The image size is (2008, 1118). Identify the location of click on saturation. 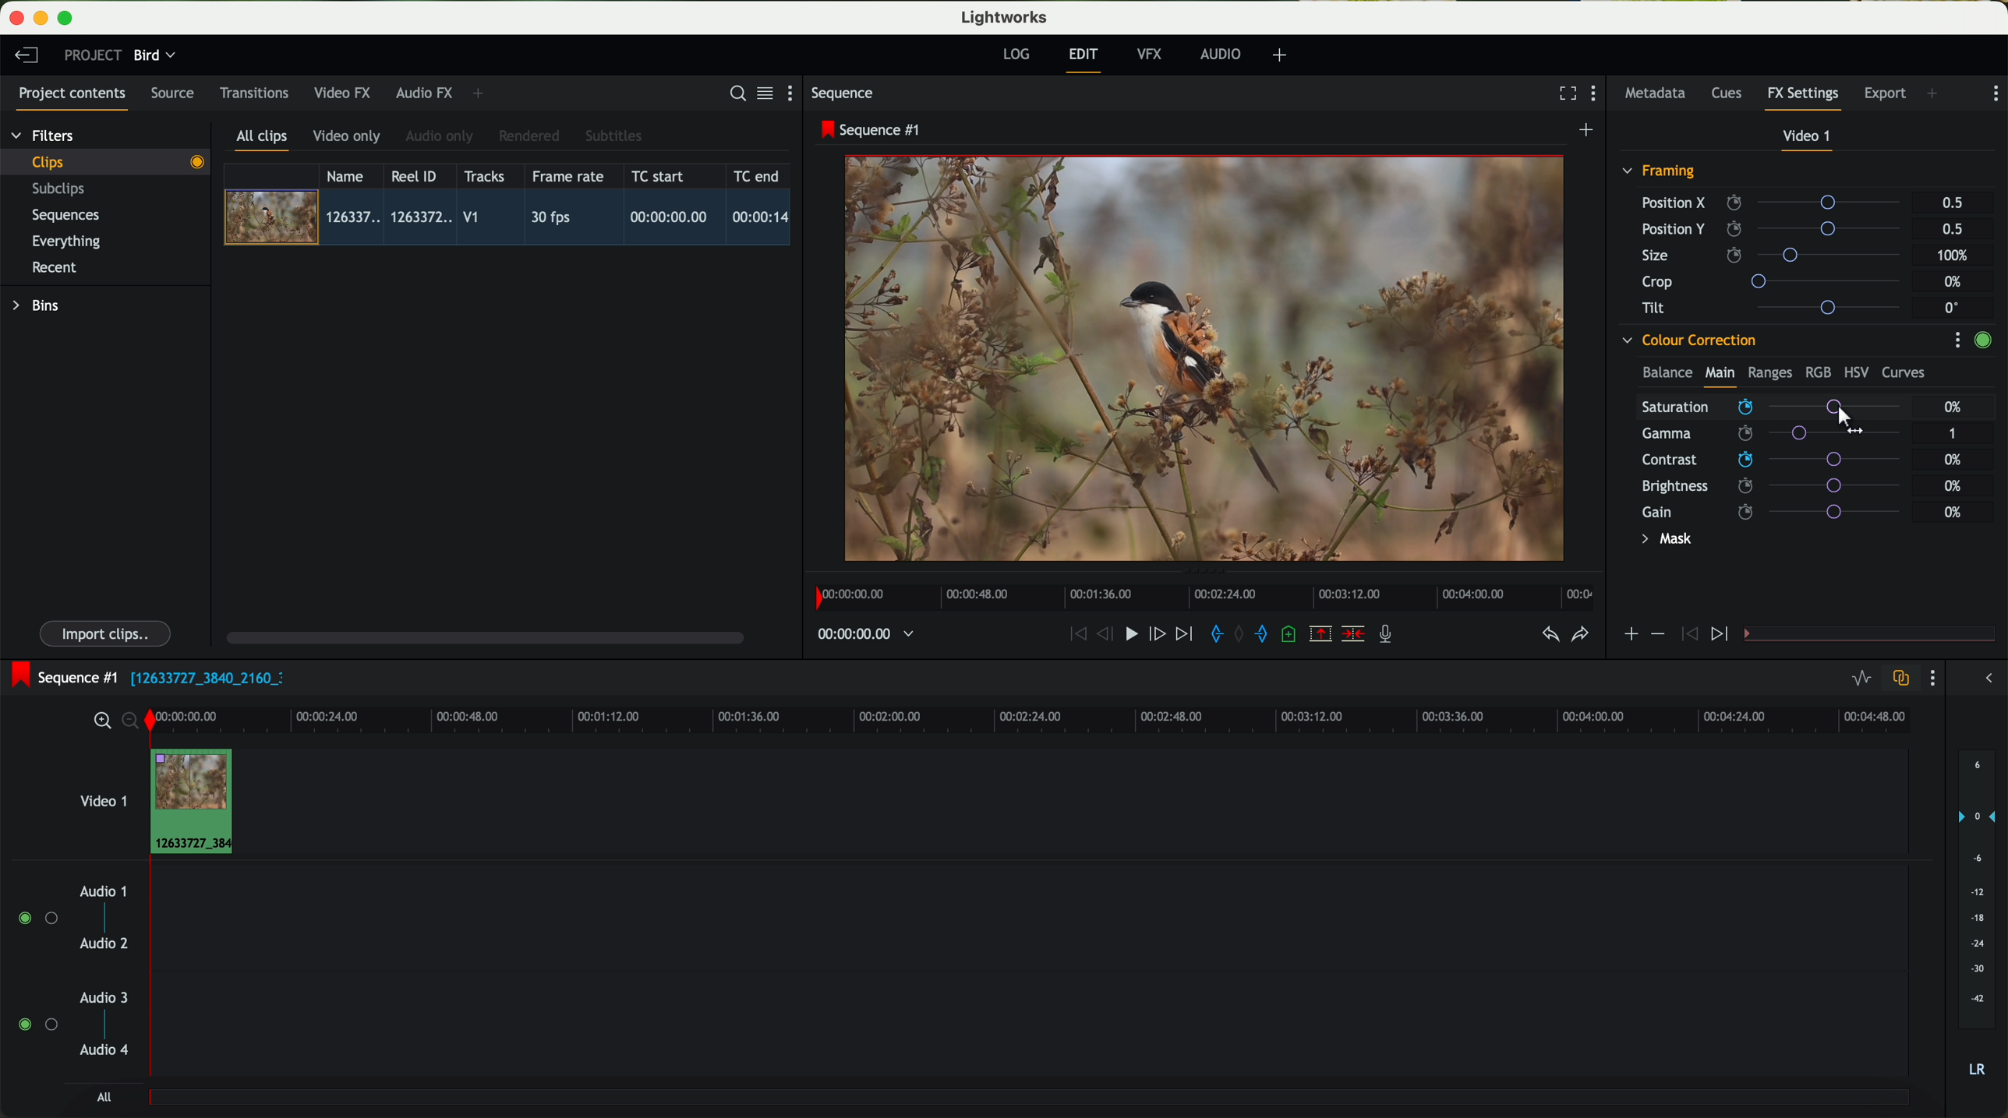
(1763, 436).